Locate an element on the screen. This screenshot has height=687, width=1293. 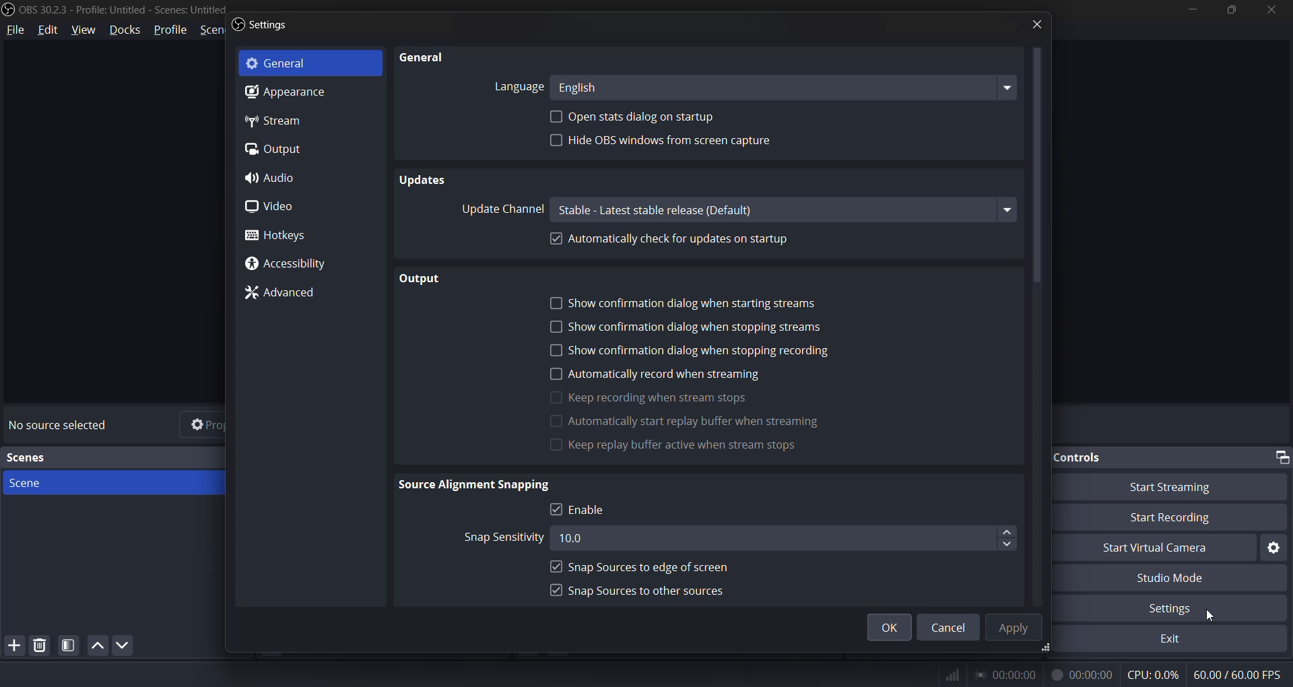
checkbox is located at coordinates (558, 116).